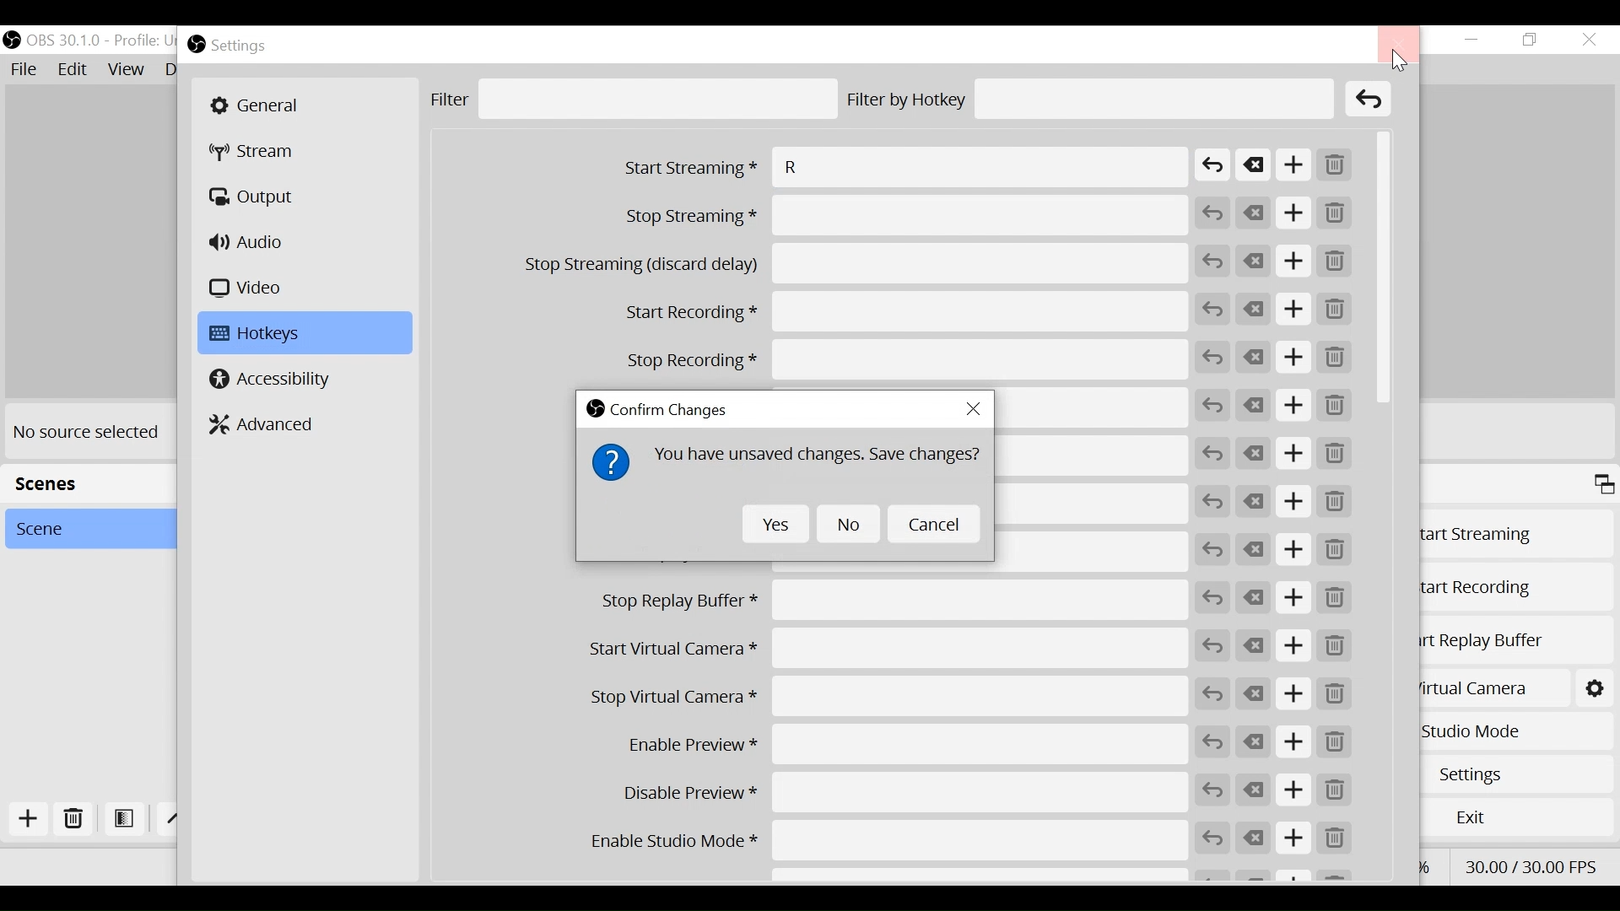 Image resolution: width=1620 pixels, height=911 pixels. Describe the element at coordinates (1256, 791) in the screenshot. I see `Clear` at that location.